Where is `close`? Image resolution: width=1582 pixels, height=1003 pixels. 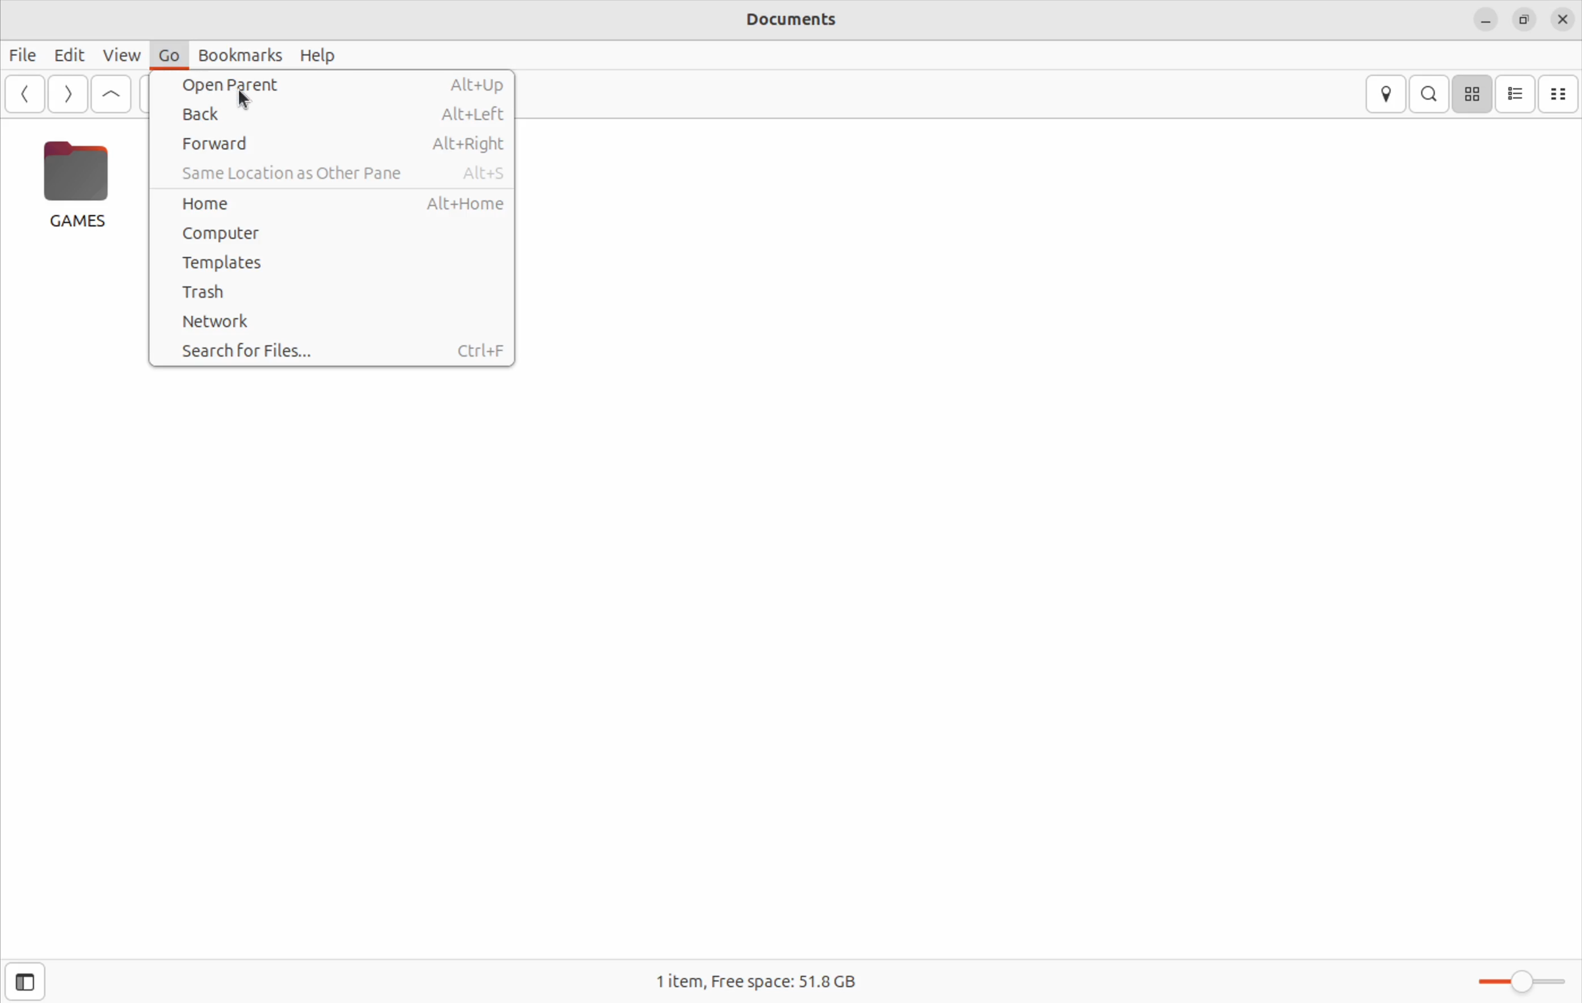 close is located at coordinates (1485, 18).